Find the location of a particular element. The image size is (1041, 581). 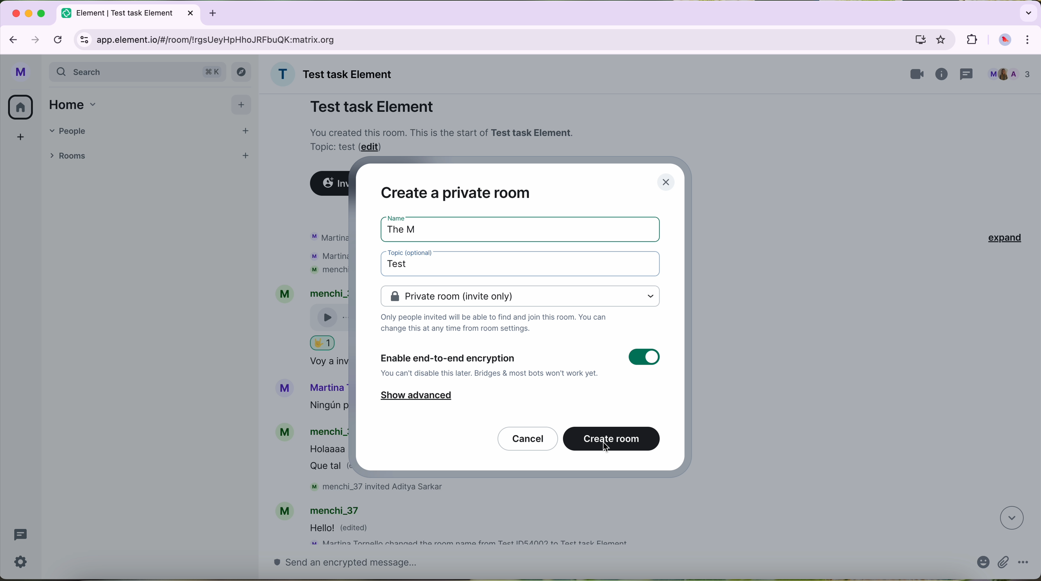

private room is located at coordinates (520, 296).